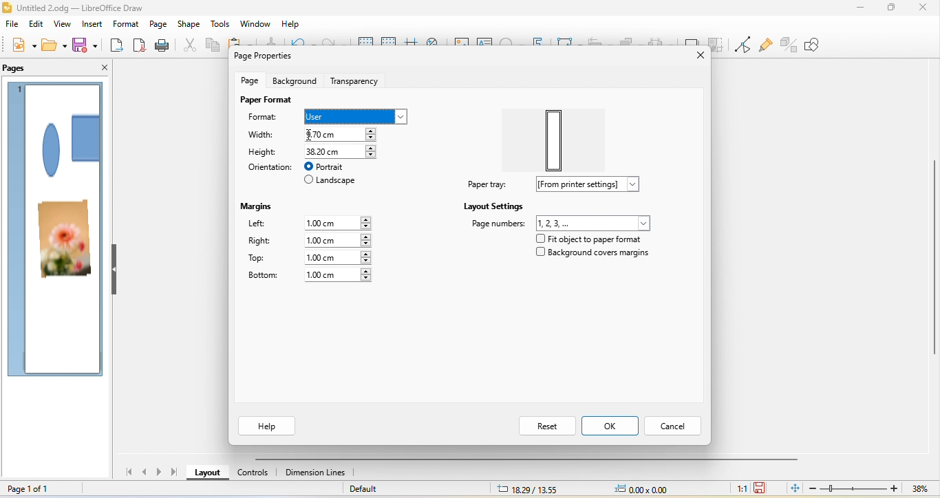 This screenshot has height=498, width=940. Describe the element at coordinates (358, 115) in the screenshot. I see `select user` at that location.